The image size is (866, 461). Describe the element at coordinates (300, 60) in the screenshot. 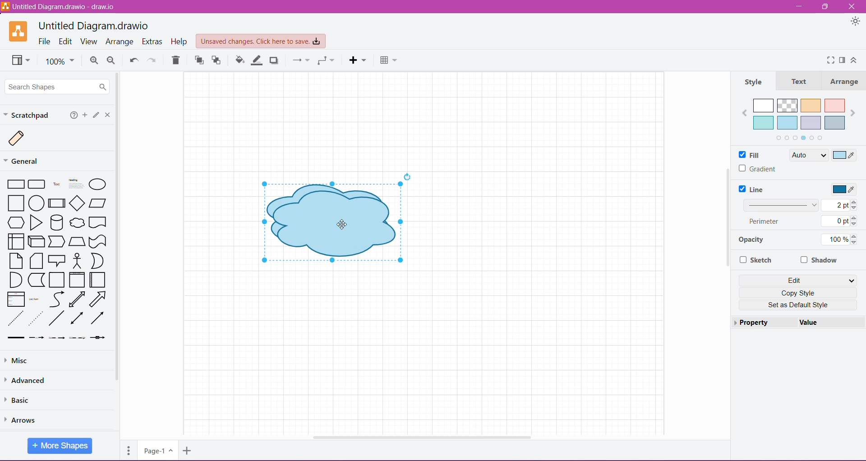

I see `Connection` at that location.